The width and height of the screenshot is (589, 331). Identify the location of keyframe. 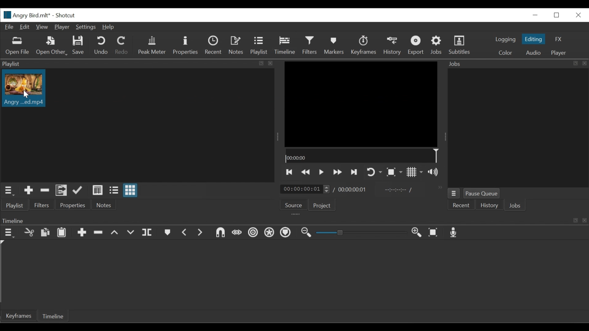
(20, 317).